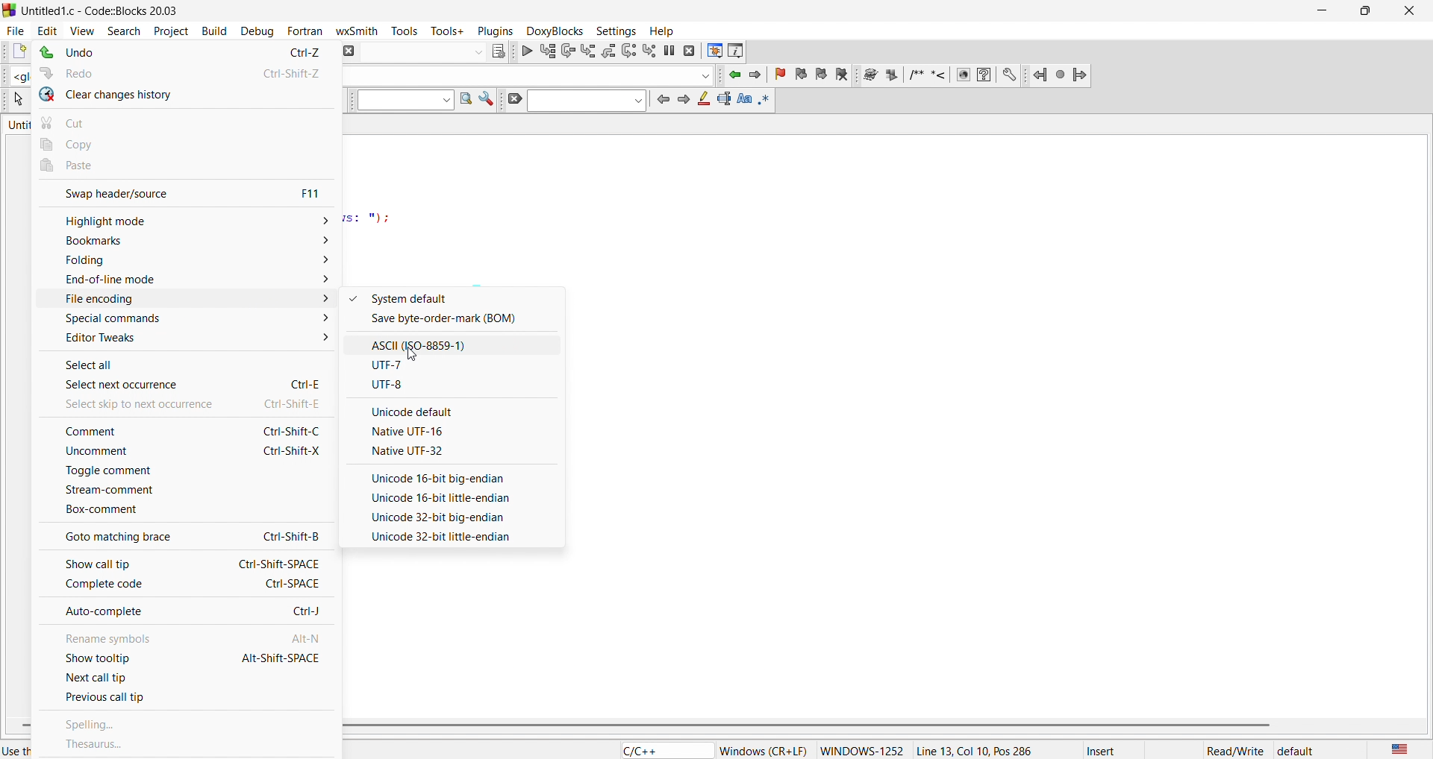 The image size is (1433, 759). Describe the element at coordinates (485, 98) in the screenshot. I see `settings` at that location.